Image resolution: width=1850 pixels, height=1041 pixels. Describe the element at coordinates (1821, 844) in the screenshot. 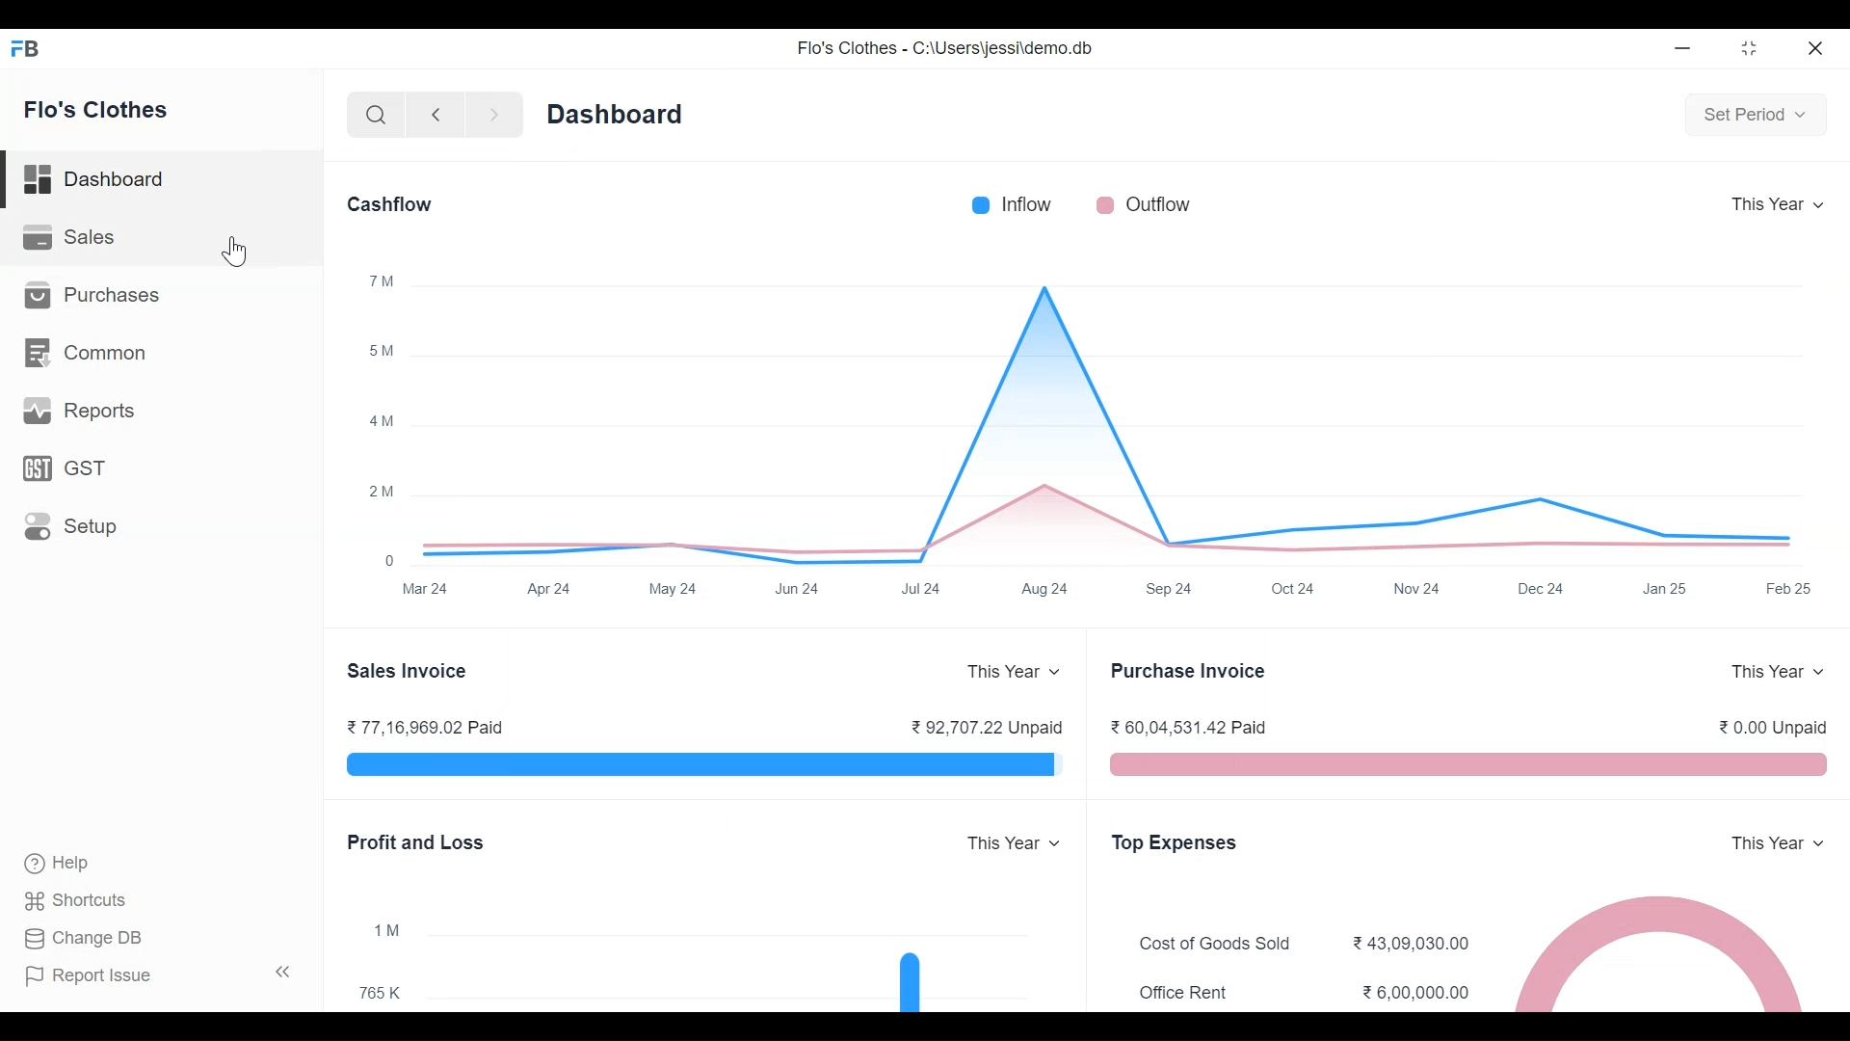

I see `Expand` at that location.